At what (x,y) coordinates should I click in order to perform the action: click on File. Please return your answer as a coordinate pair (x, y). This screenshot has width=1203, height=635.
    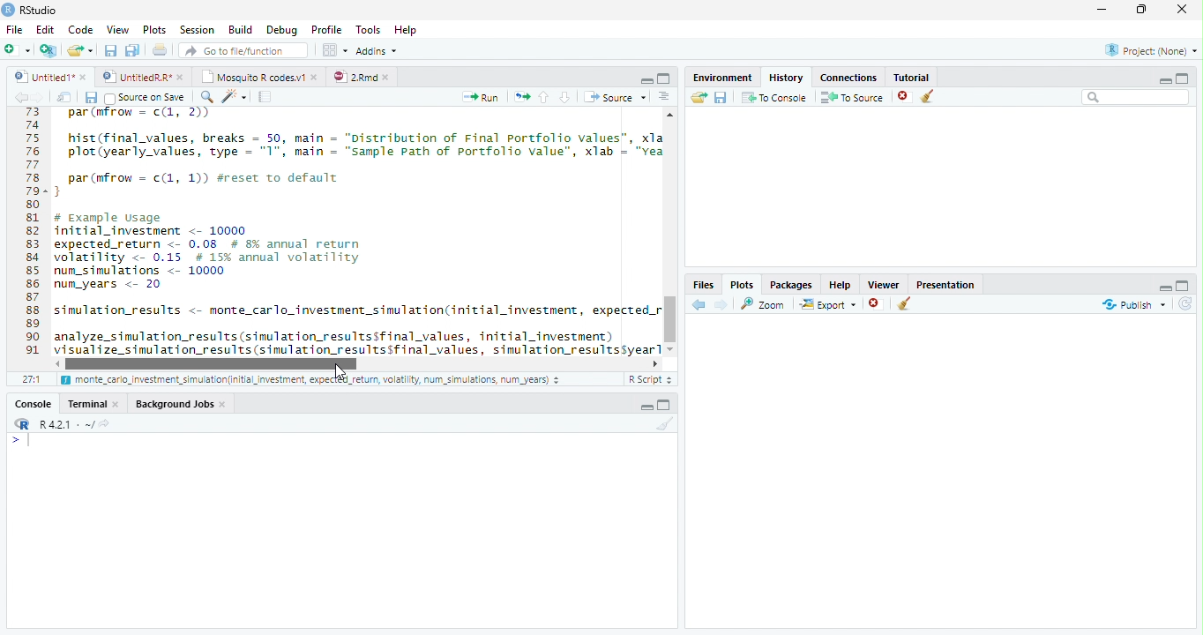
    Looking at the image, I should click on (13, 29).